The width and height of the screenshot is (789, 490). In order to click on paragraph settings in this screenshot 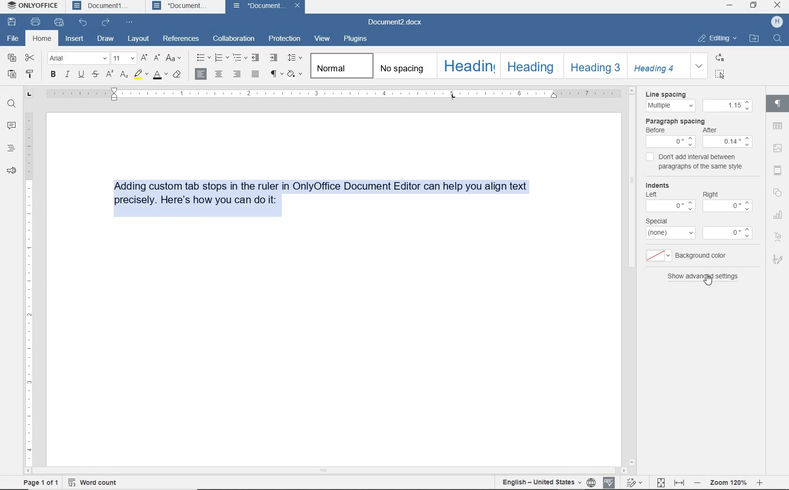, I will do `click(779, 103)`.